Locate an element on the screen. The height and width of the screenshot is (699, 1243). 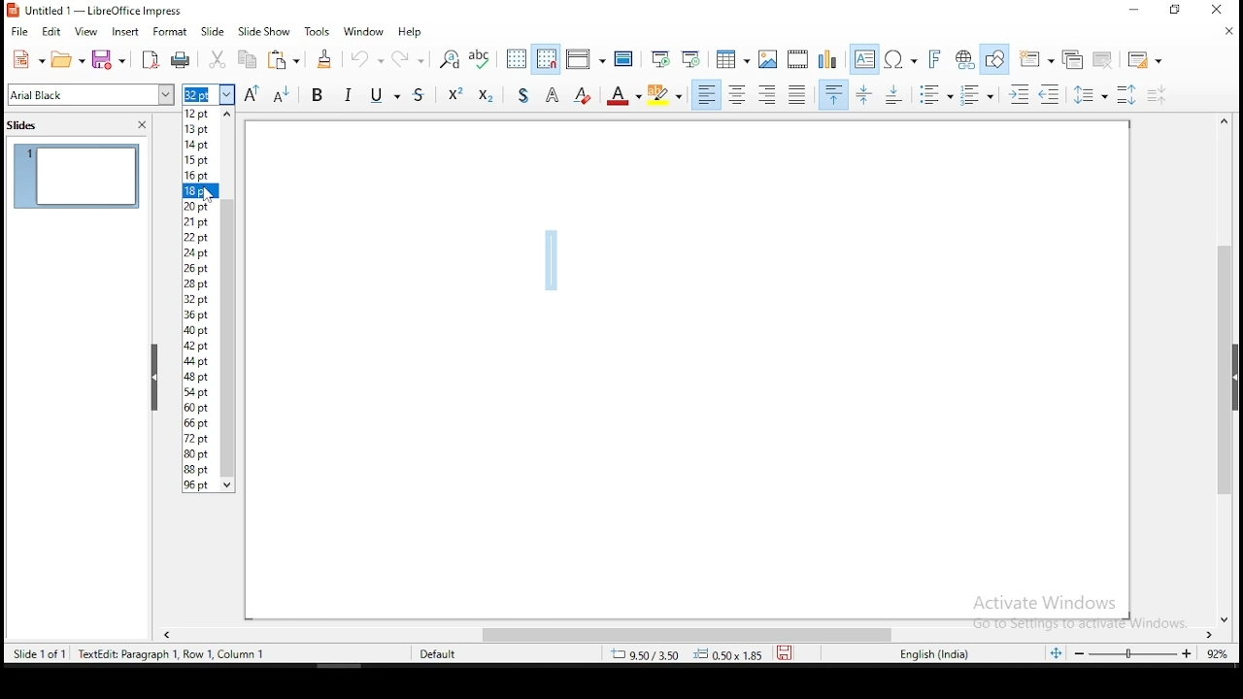
display views is located at coordinates (586, 58).